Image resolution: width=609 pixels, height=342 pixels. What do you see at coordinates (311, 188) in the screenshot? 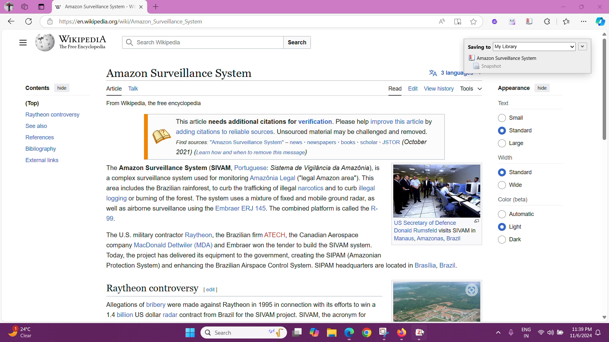
I see `narcotics` at bounding box center [311, 188].